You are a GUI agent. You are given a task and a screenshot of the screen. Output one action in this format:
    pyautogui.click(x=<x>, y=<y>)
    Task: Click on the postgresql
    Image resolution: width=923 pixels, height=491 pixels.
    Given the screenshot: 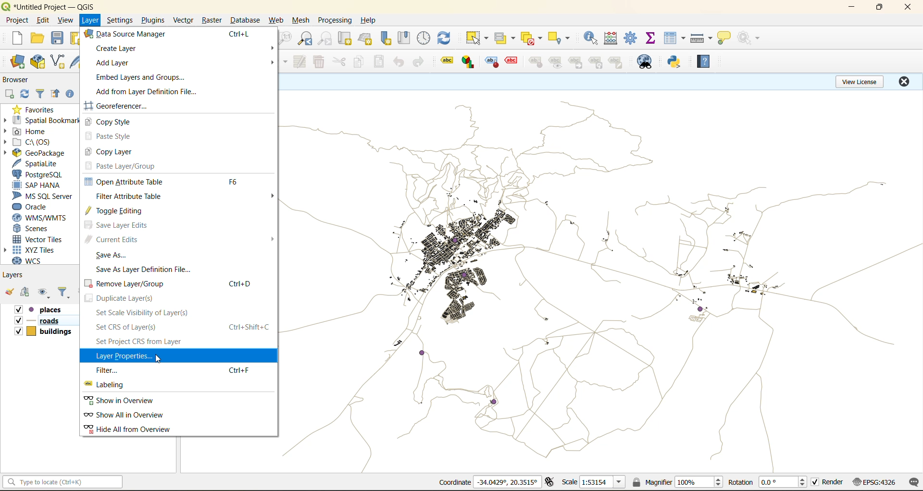 What is the action you would take?
    pyautogui.click(x=43, y=174)
    